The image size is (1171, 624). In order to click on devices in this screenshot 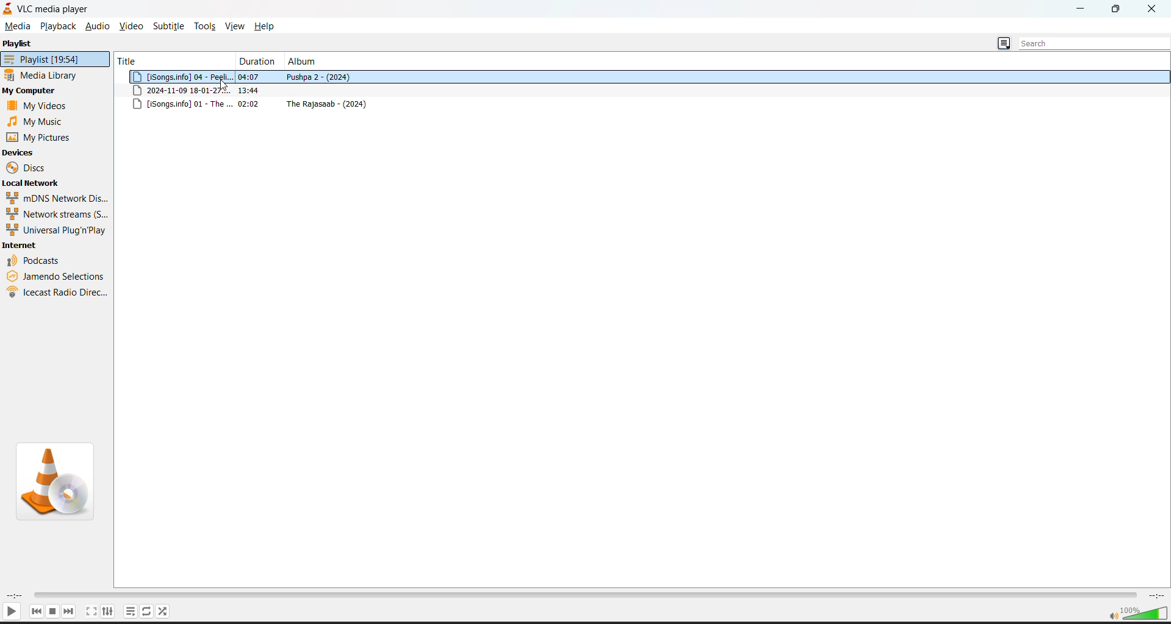, I will do `click(19, 152)`.